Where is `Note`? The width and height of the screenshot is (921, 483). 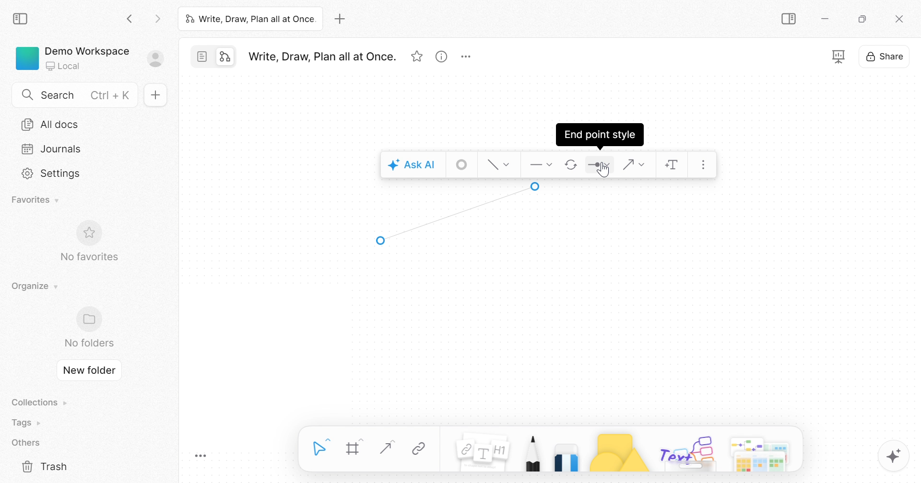
Note is located at coordinates (481, 454).